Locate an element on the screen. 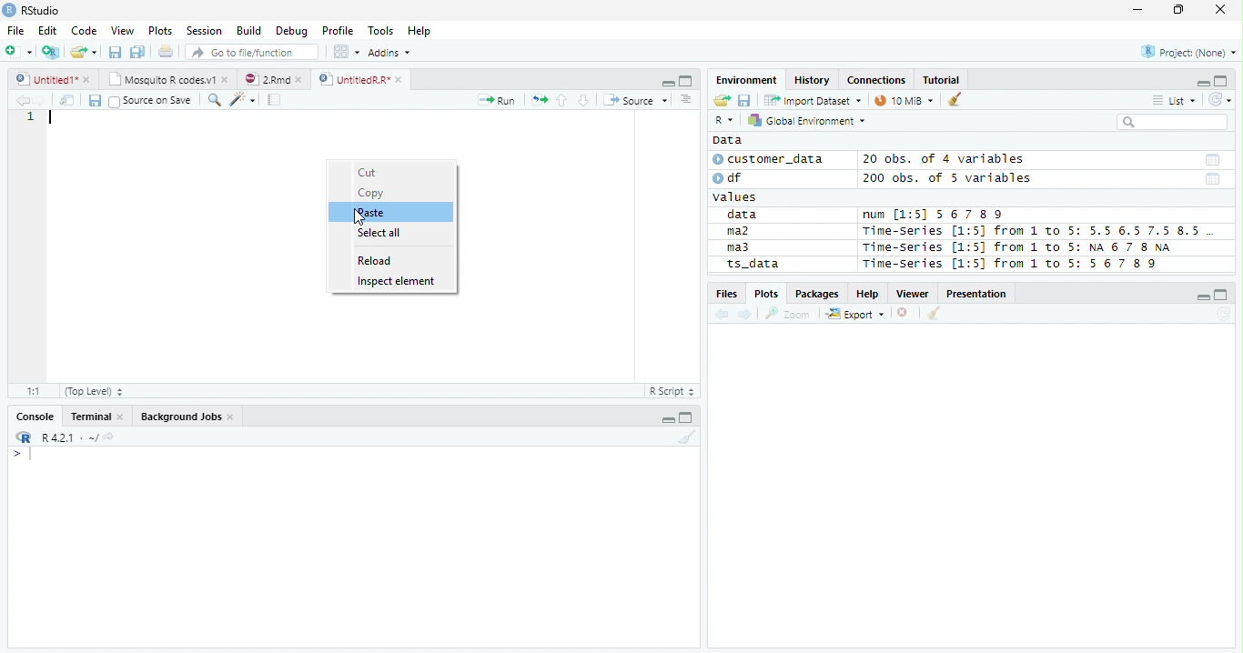  New File is located at coordinates (19, 51).